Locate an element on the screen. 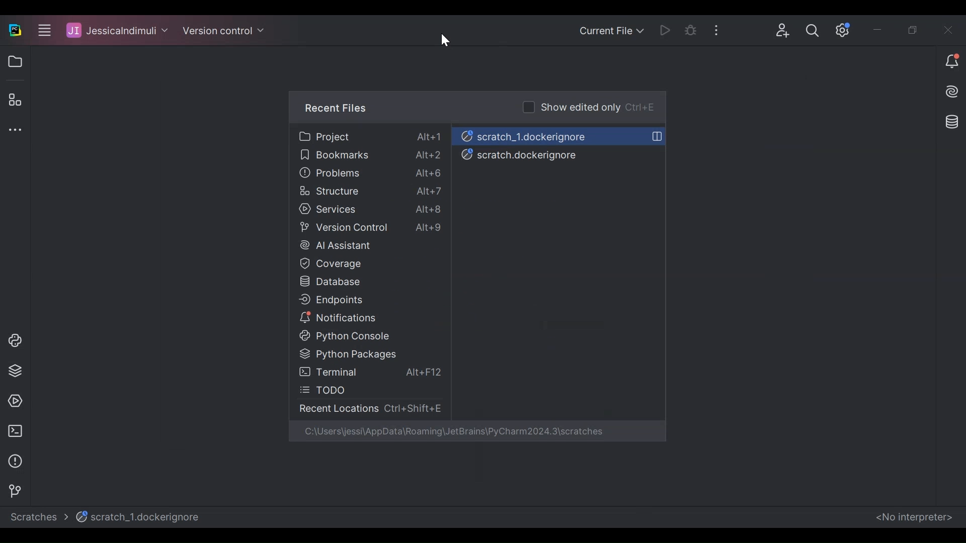  File Path is located at coordinates (455, 432).